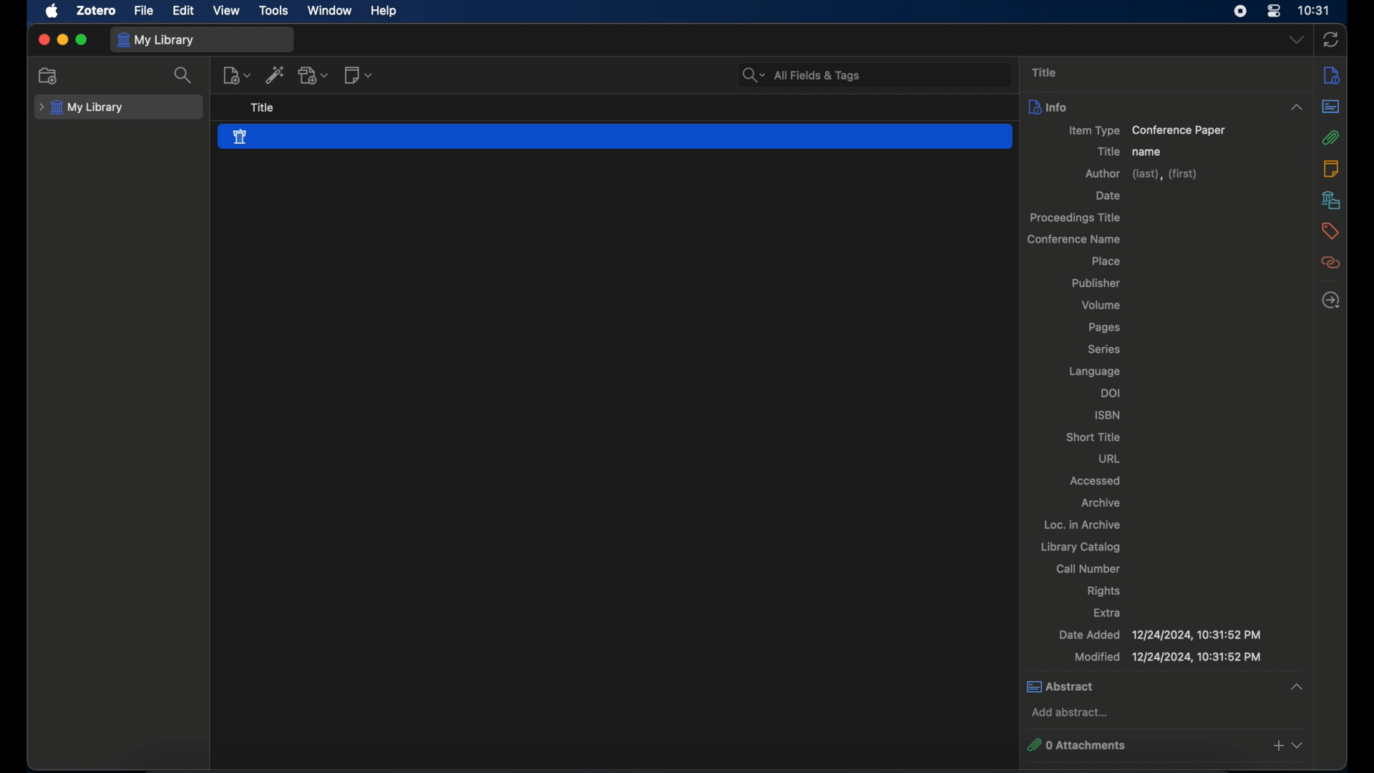 The image size is (1374, 773). I want to click on 0 attachments, so click(1166, 745).